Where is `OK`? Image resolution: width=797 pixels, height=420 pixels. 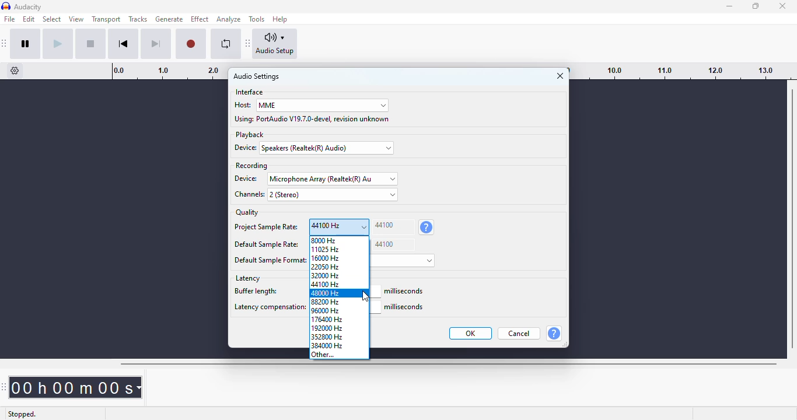 OK is located at coordinates (471, 333).